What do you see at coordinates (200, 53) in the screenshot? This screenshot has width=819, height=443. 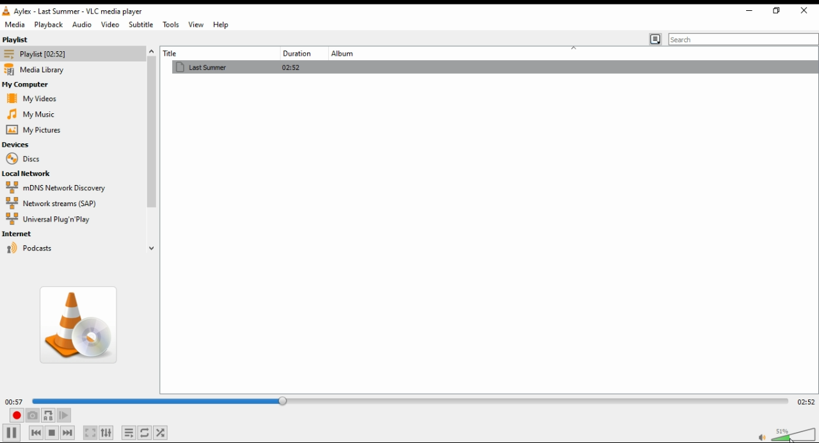 I see `title` at bounding box center [200, 53].